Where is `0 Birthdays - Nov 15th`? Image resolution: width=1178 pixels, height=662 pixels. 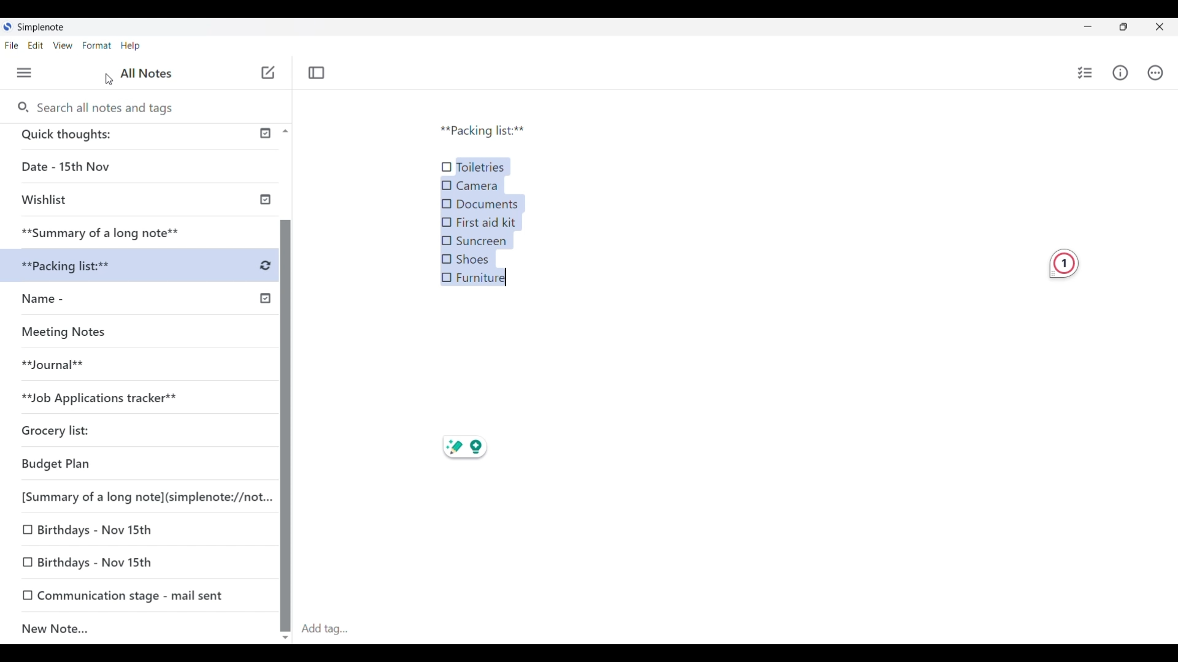
0 Birthdays - Nov 15th is located at coordinates (99, 561).